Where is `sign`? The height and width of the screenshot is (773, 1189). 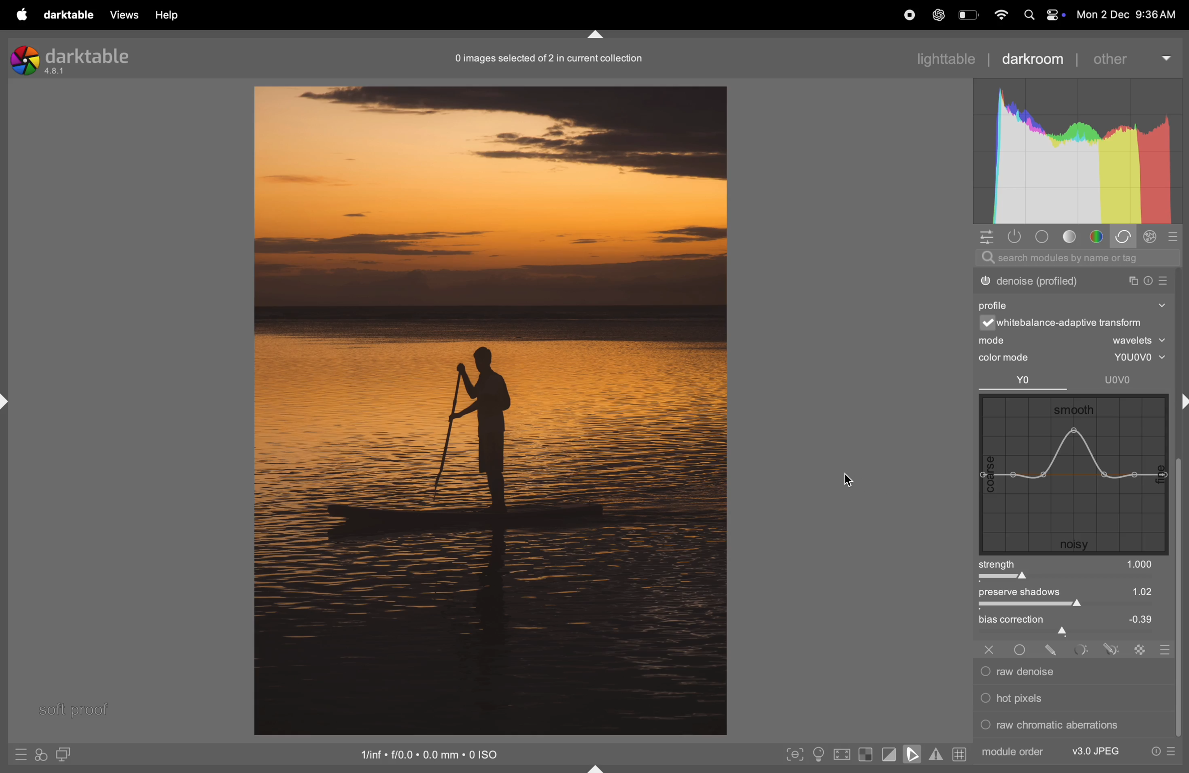
sign is located at coordinates (1110, 649).